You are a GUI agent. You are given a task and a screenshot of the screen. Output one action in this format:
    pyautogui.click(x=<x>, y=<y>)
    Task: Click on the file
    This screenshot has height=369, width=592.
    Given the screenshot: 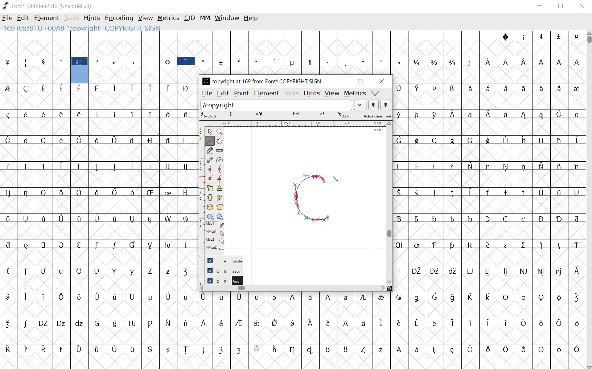 What is the action you would take?
    pyautogui.click(x=206, y=94)
    